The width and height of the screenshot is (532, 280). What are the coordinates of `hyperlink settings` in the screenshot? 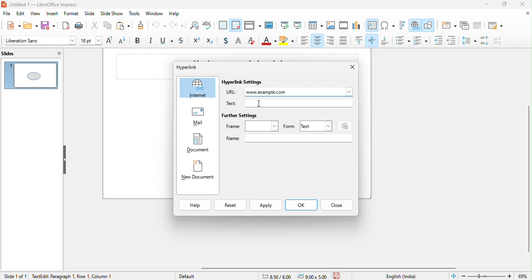 It's located at (244, 82).